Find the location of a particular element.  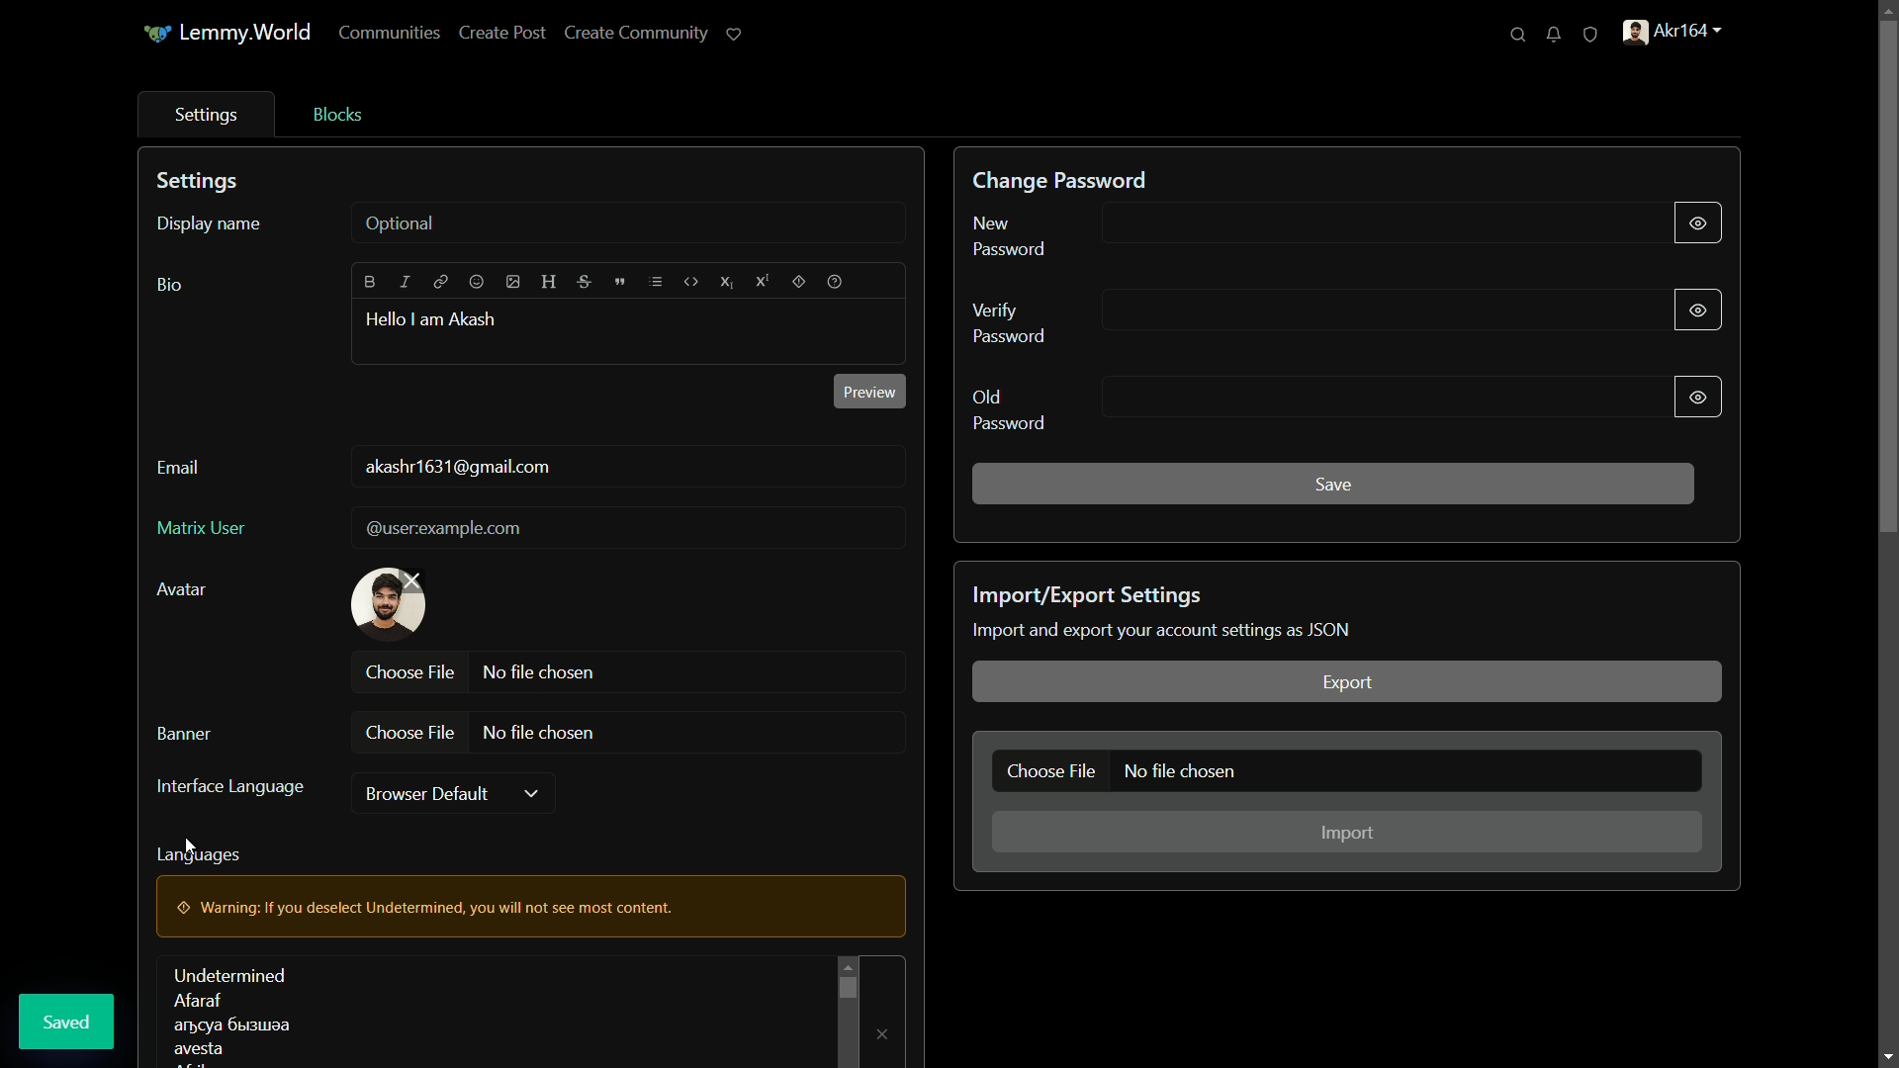

show/hide is located at coordinates (1700, 399).